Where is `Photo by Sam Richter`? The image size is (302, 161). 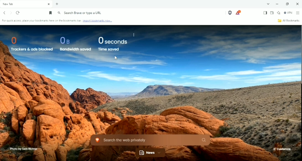 Photo by Sam Richter is located at coordinates (23, 149).